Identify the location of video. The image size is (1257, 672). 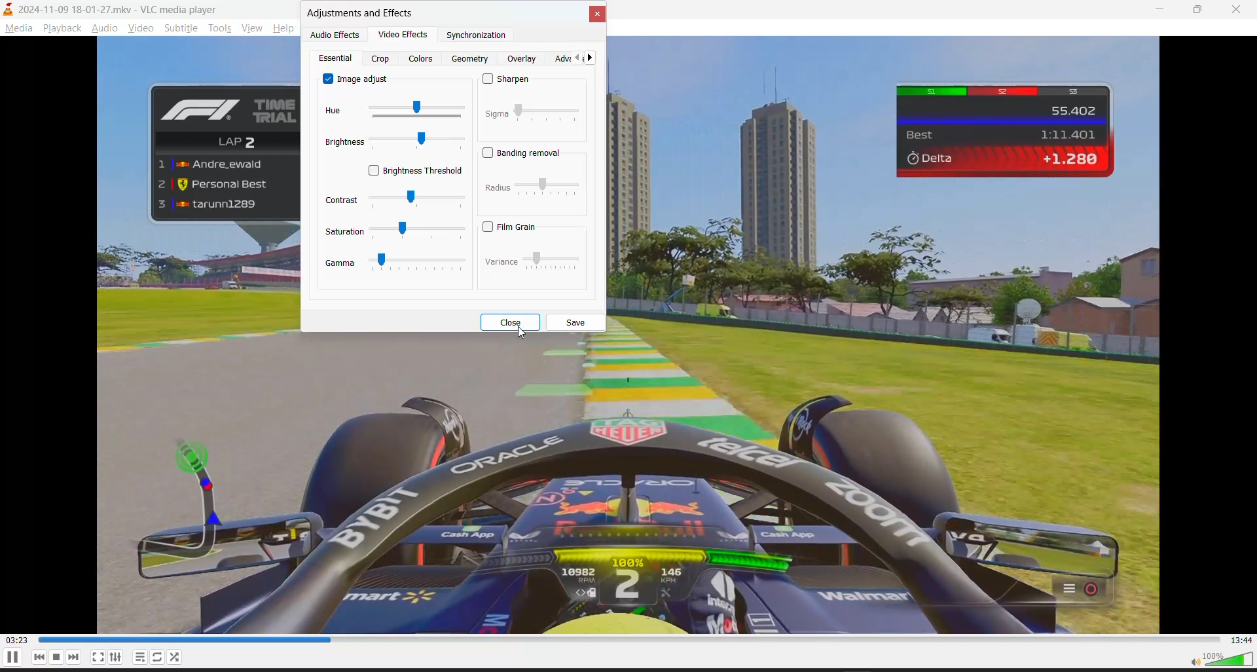
(140, 27).